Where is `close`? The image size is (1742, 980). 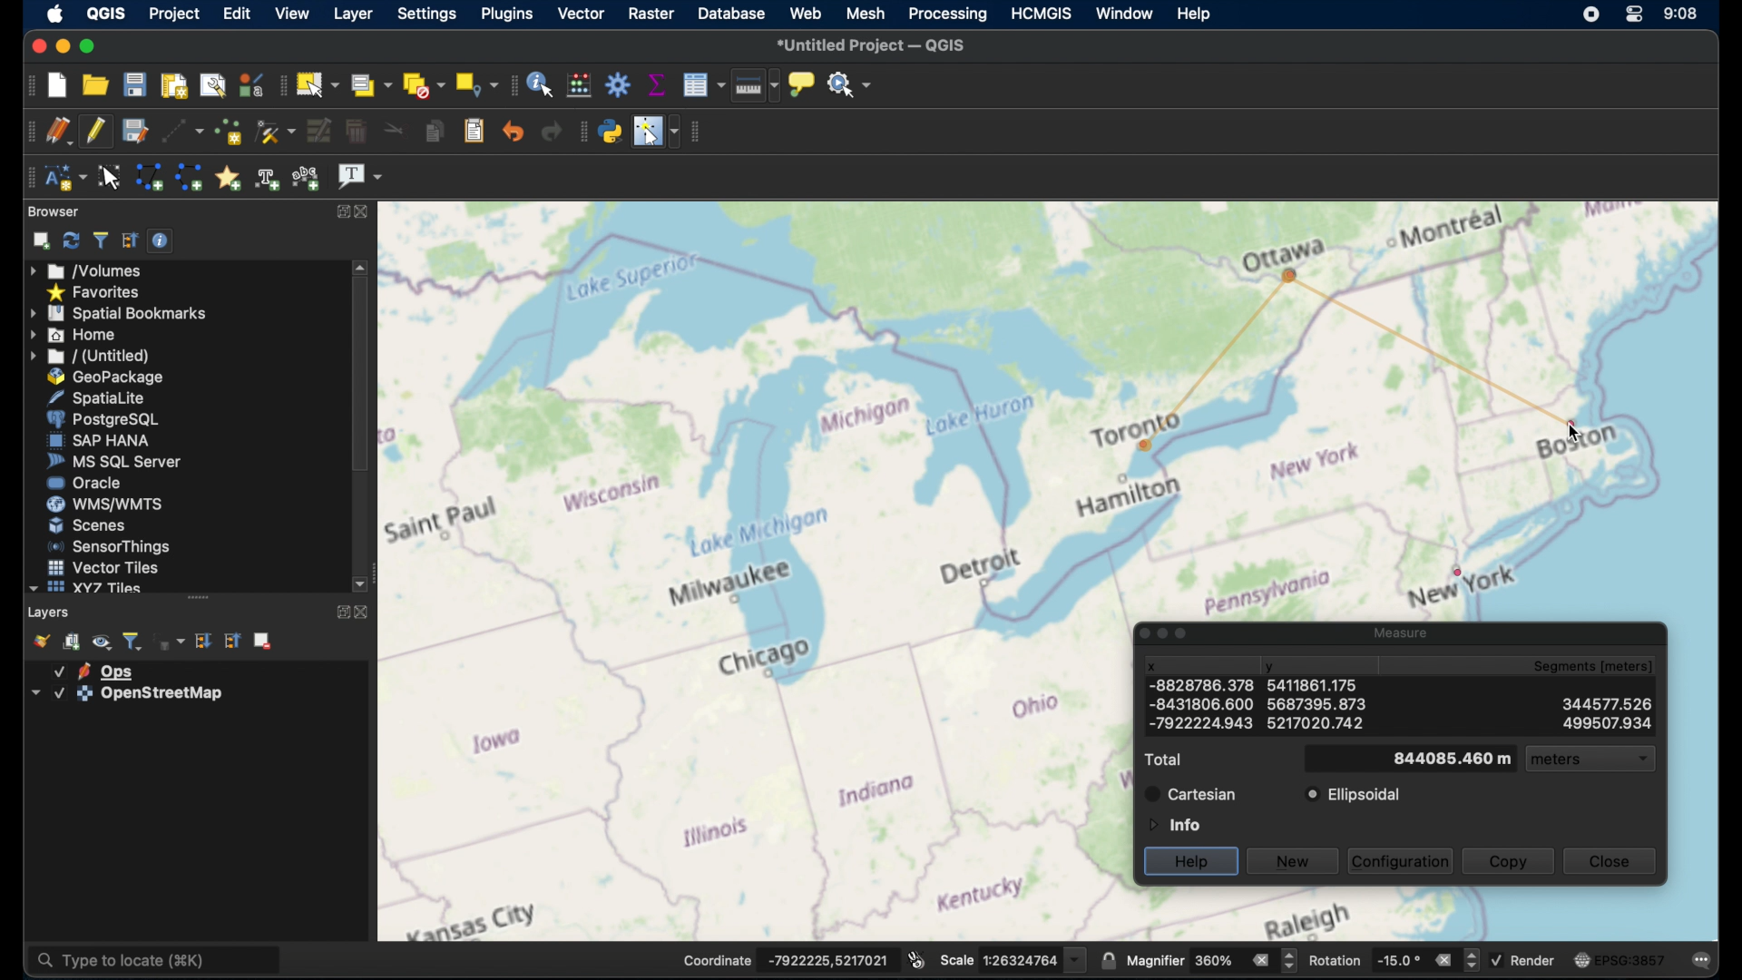 close is located at coordinates (1138, 633).